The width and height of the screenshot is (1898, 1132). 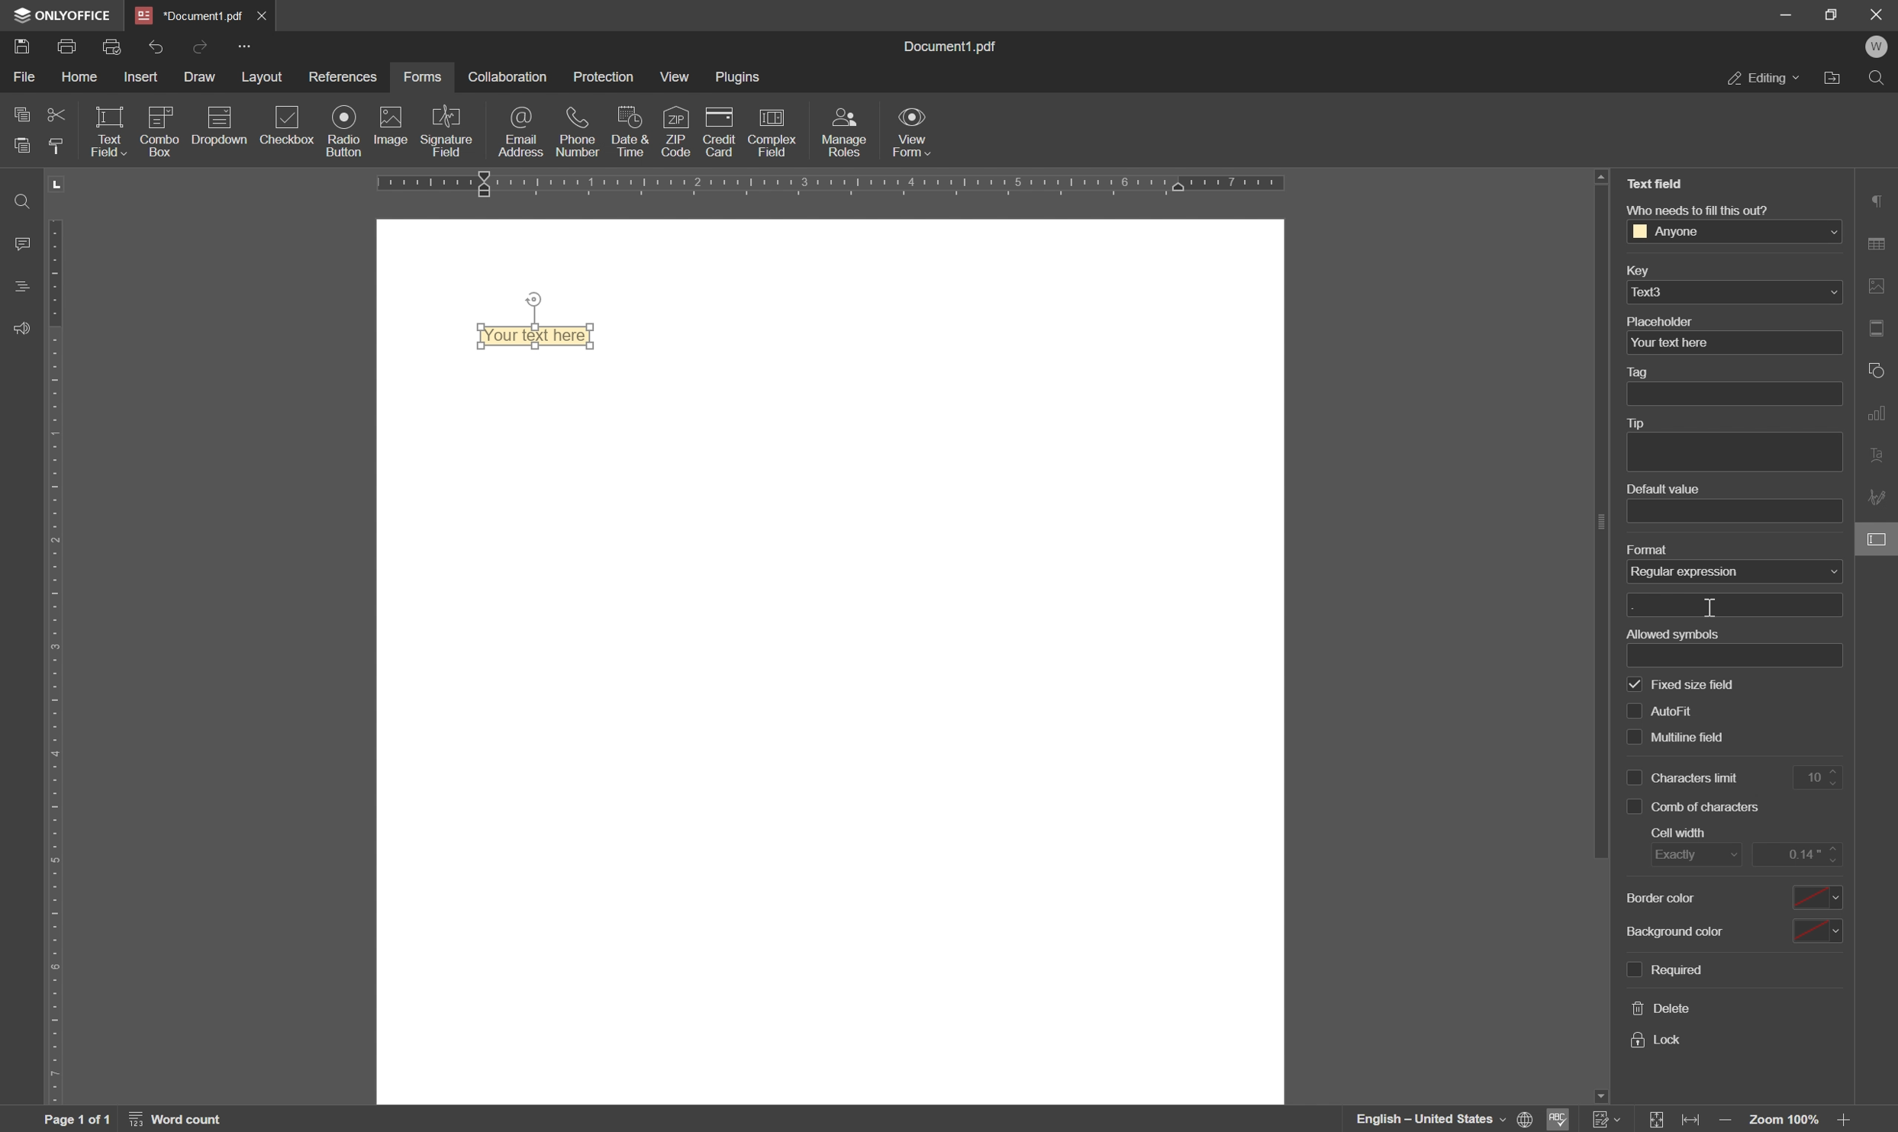 I want to click on email address, so click(x=524, y=133).